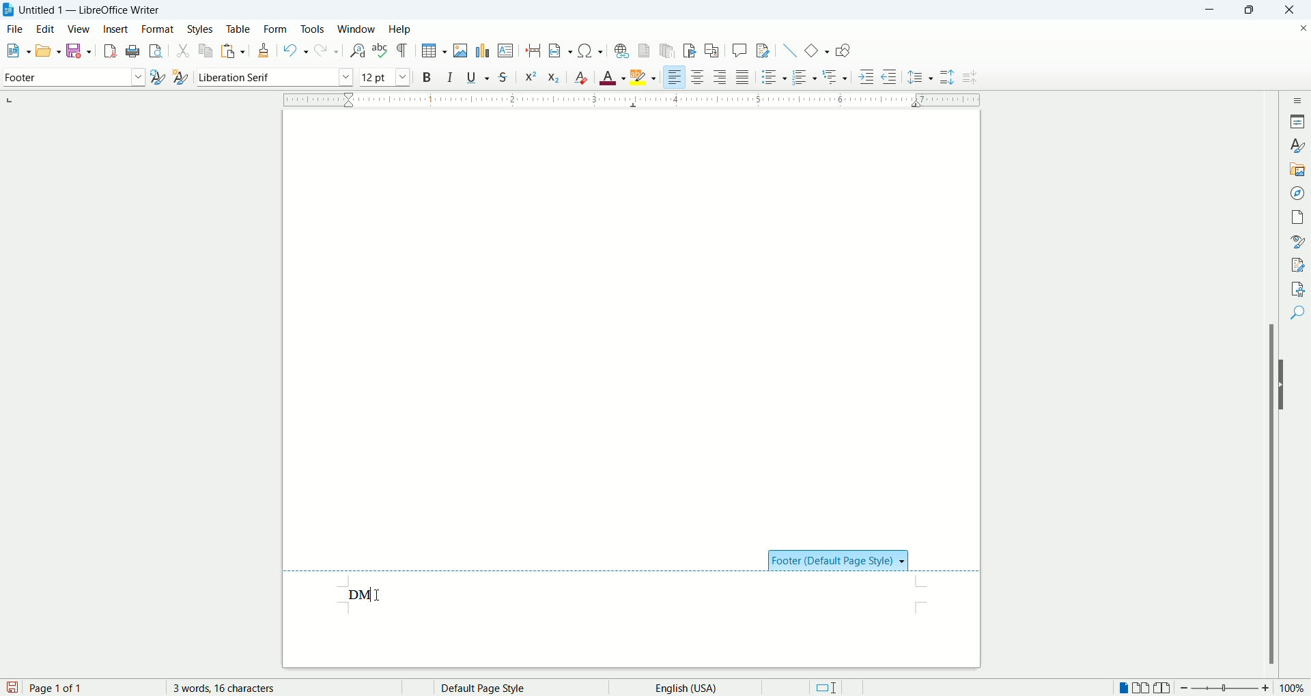 The width and height of the screenshot is (1311, 696). What do you see at coordinates (535, 50) in the screenshot?
I see `insert page break` at bounding box center [535, 50].